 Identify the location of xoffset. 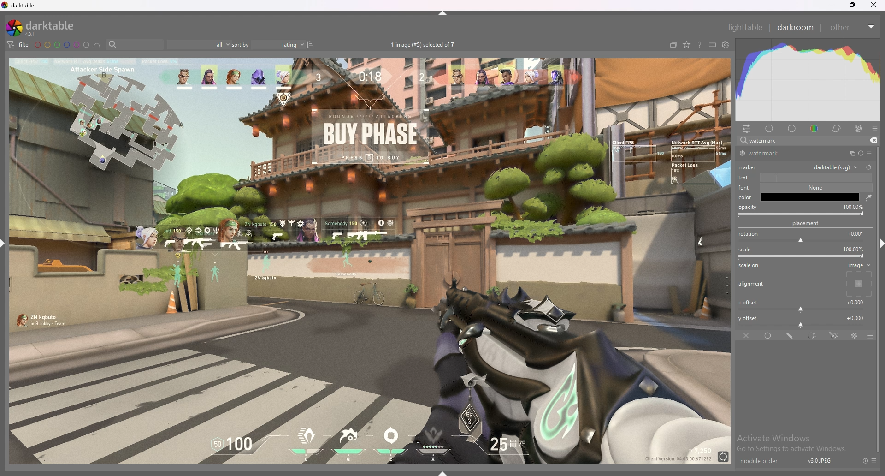
(802, 304).